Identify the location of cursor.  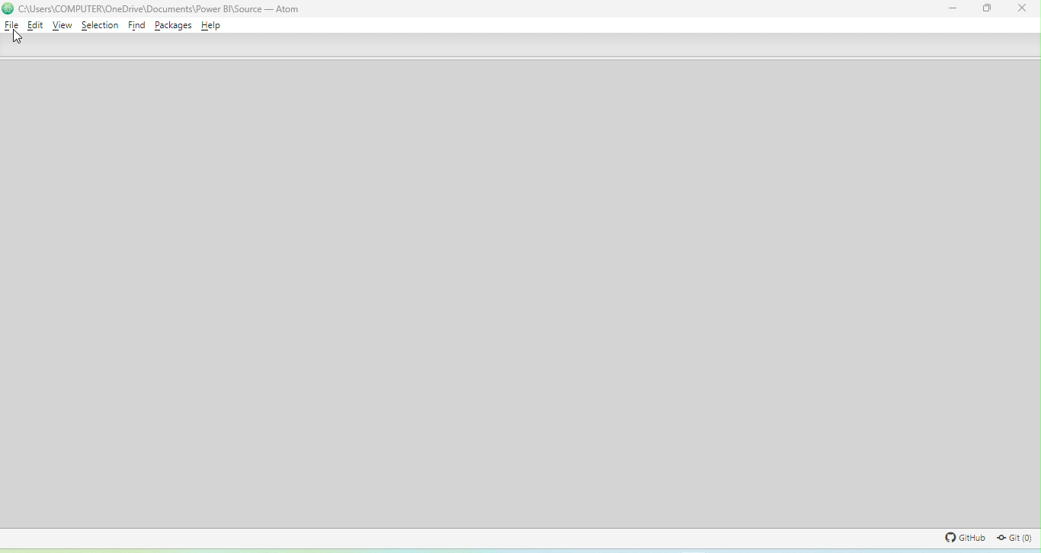
(17, 37).